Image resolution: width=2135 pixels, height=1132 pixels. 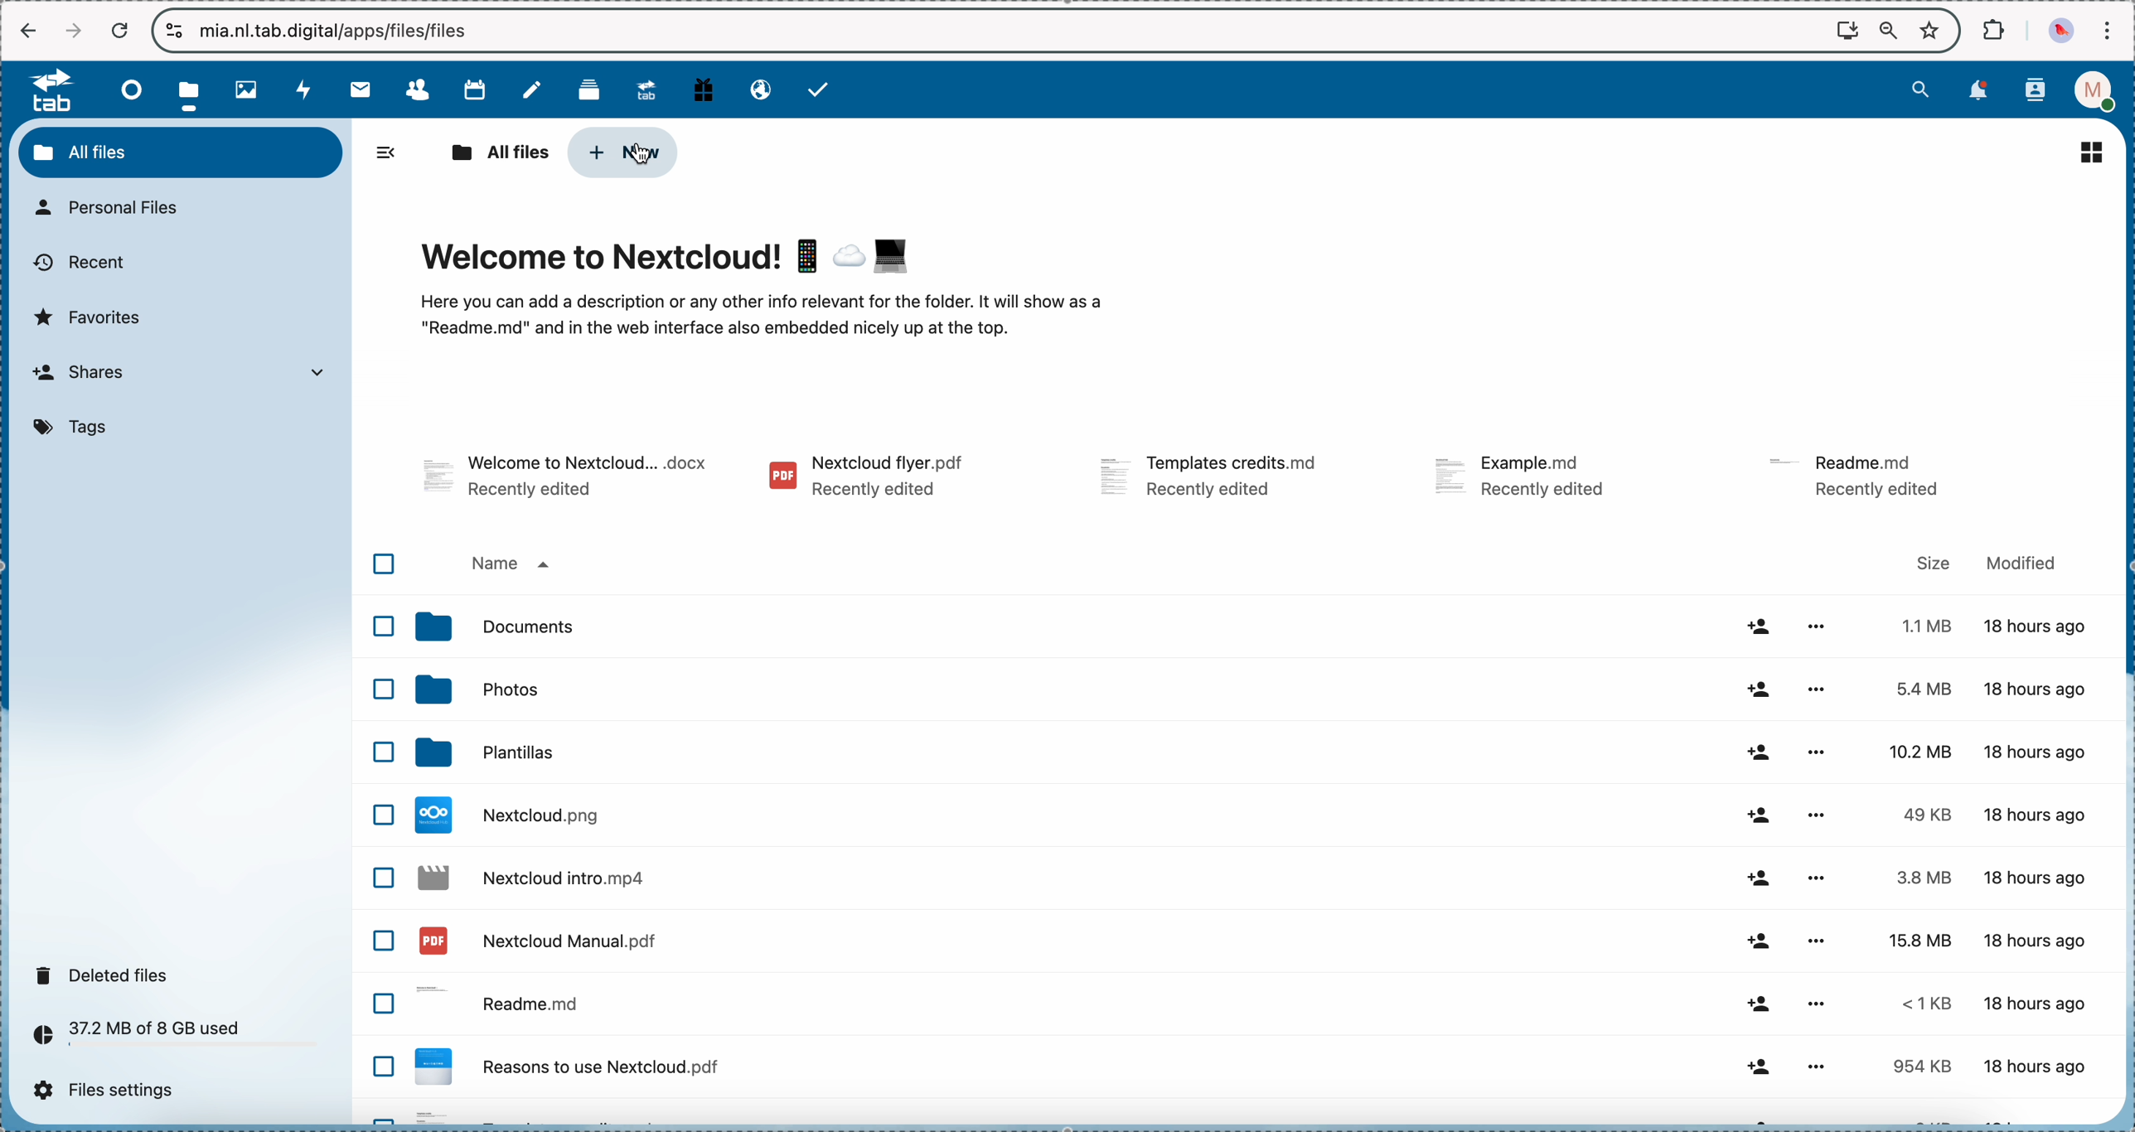 I want to click on more options, so click(x=1813, y=1005).